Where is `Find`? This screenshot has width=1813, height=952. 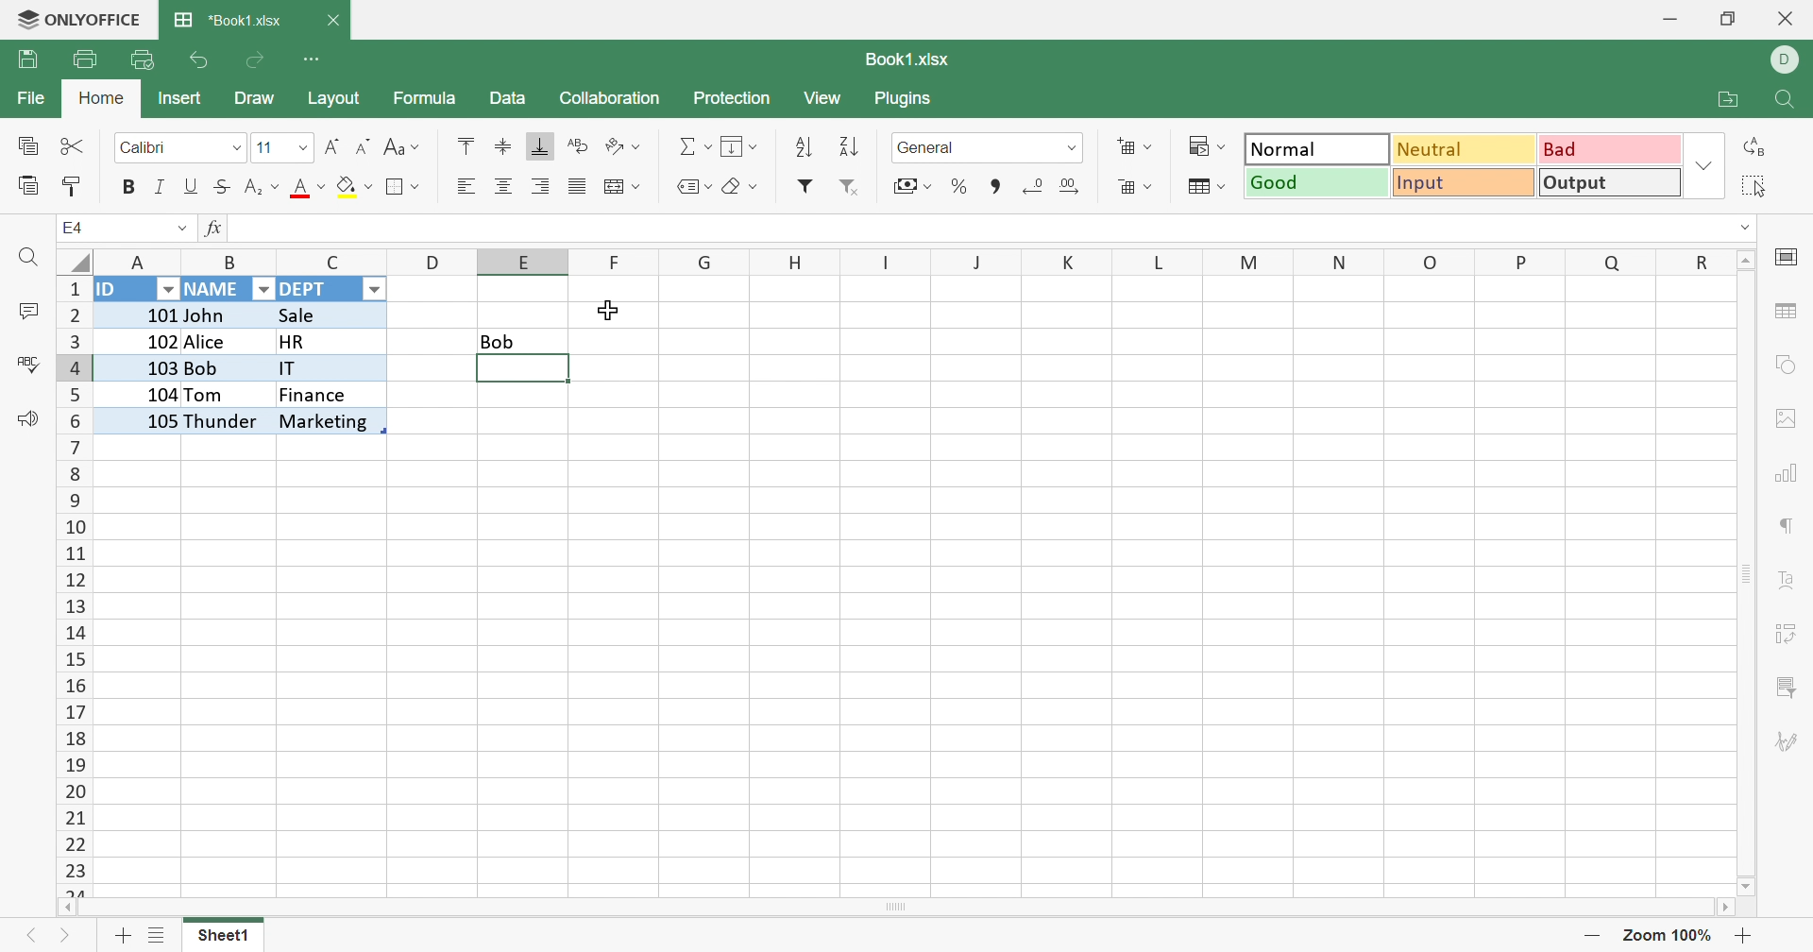
Find is located at coordinates (1783, 101).